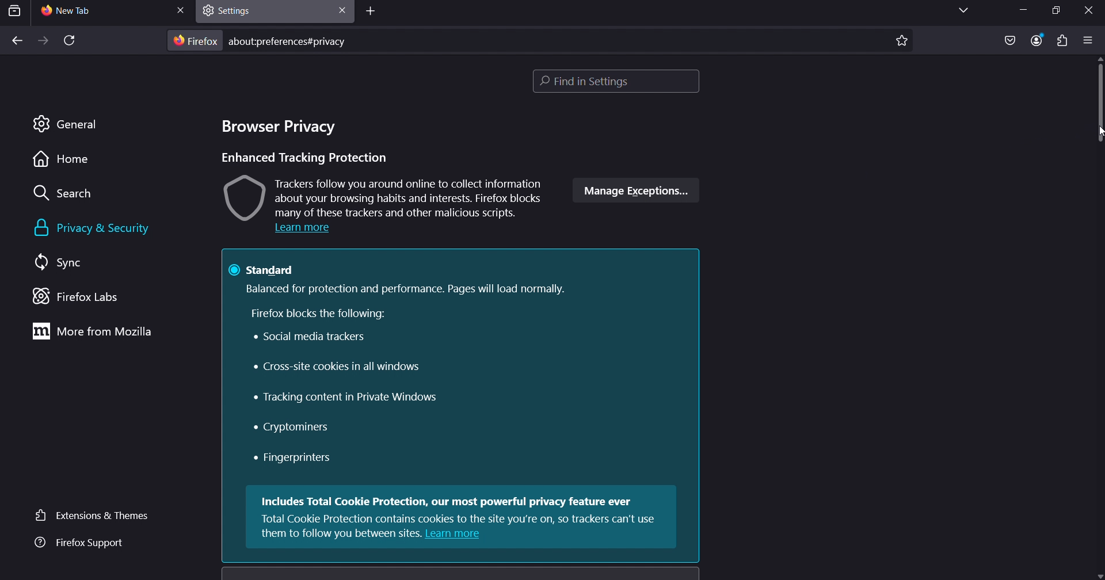 The width and height of the screenshot is (1105, 580). Describe the element at coordinates (1037, 39) in the screenshot. I see `account` at that location.